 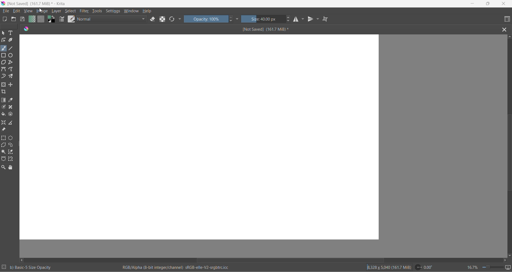 What do you see at coordinates (261, 29) in the screenshot?
I see `file name and size` at bounding box center [261, 29].